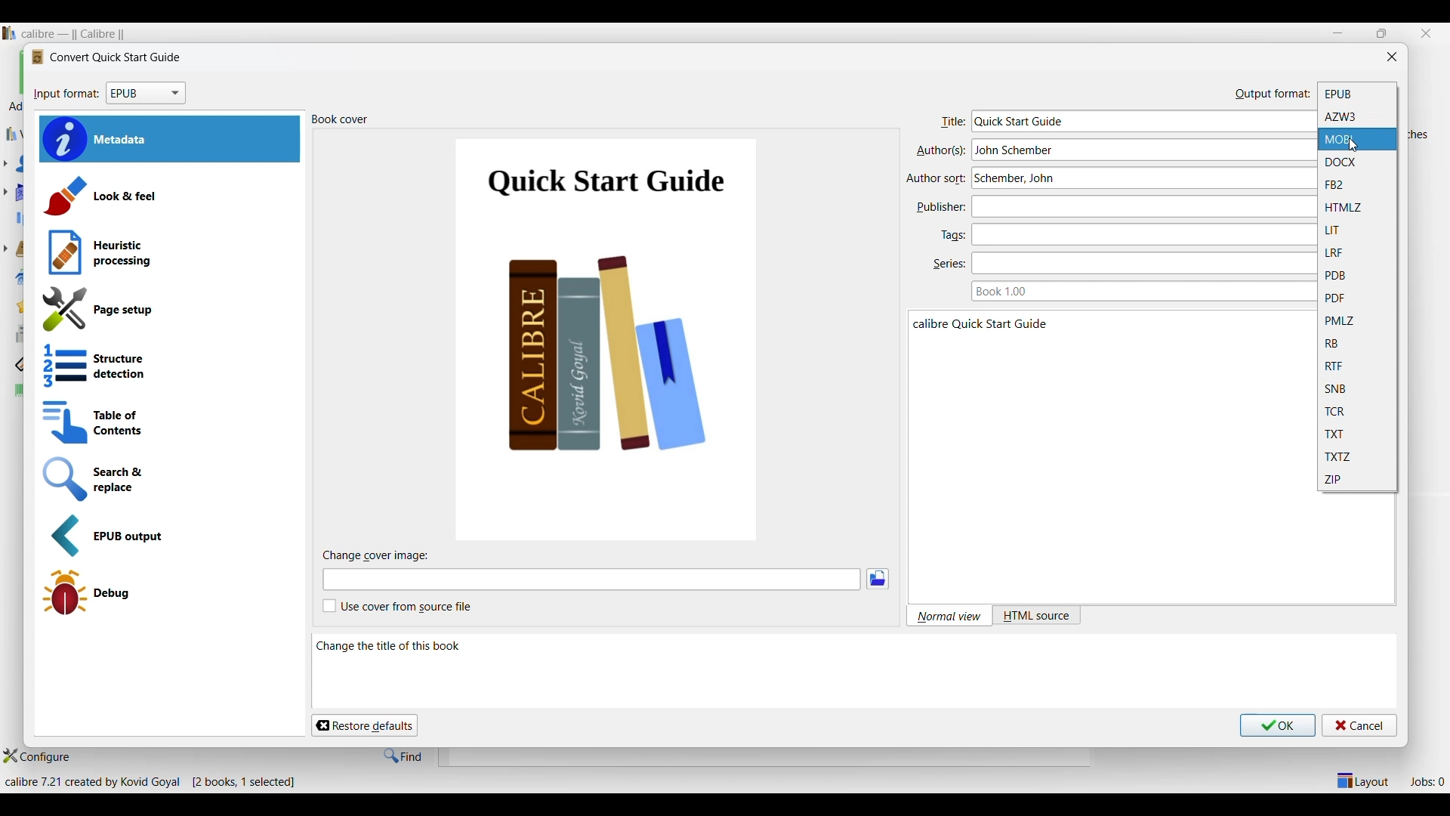 This screenshot has width=1450, height=816. Describe the element at coordinates (1140, 150) in the screenshot. I see `Type in author` at that location.